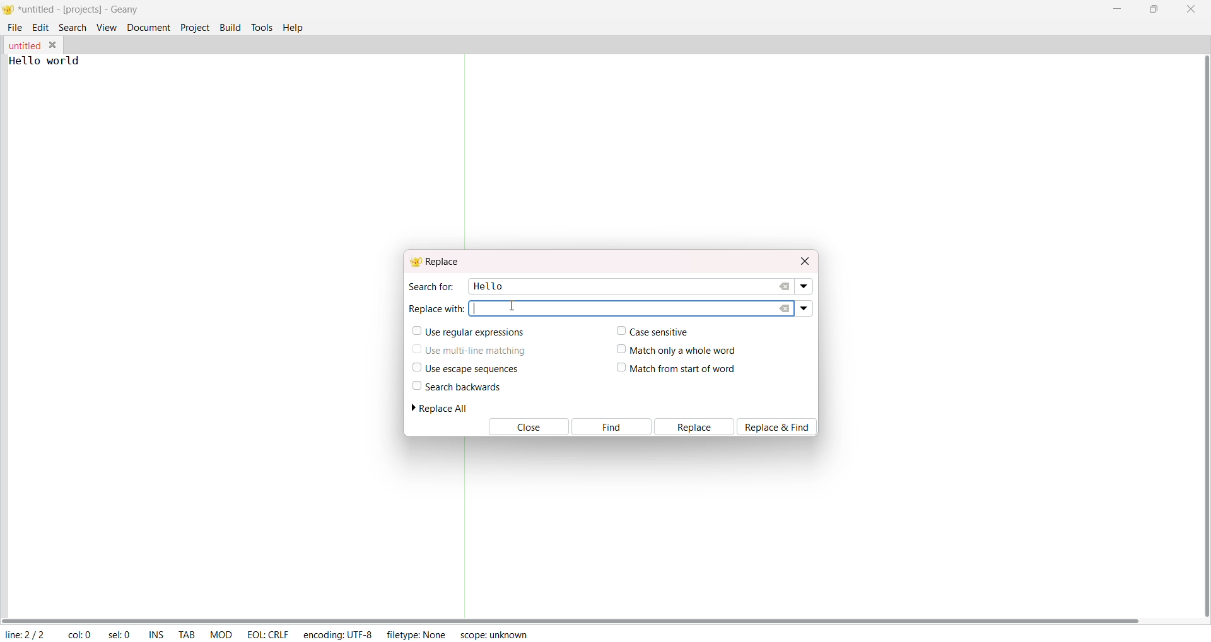 This screenshot has width=1211, height=642. Describe the element at coordinates (54, 61) in the screenshot. I see `Hello world` at that location.